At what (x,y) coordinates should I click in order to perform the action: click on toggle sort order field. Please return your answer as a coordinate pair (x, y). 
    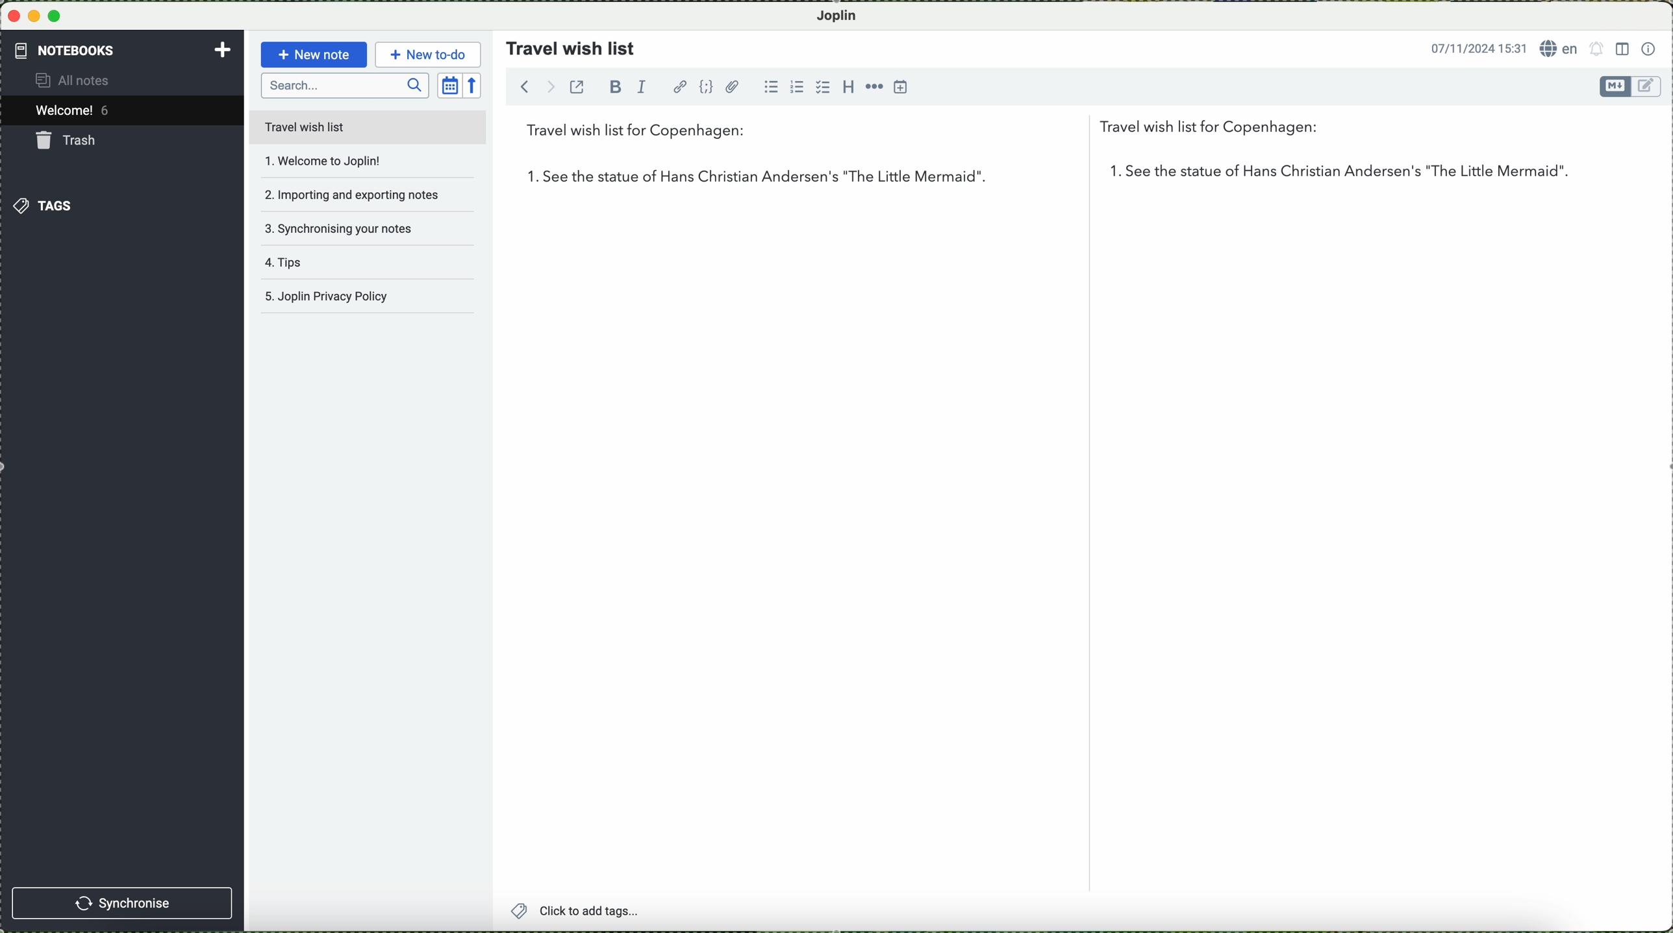
    Looking at the image, I should click on (449, 84).